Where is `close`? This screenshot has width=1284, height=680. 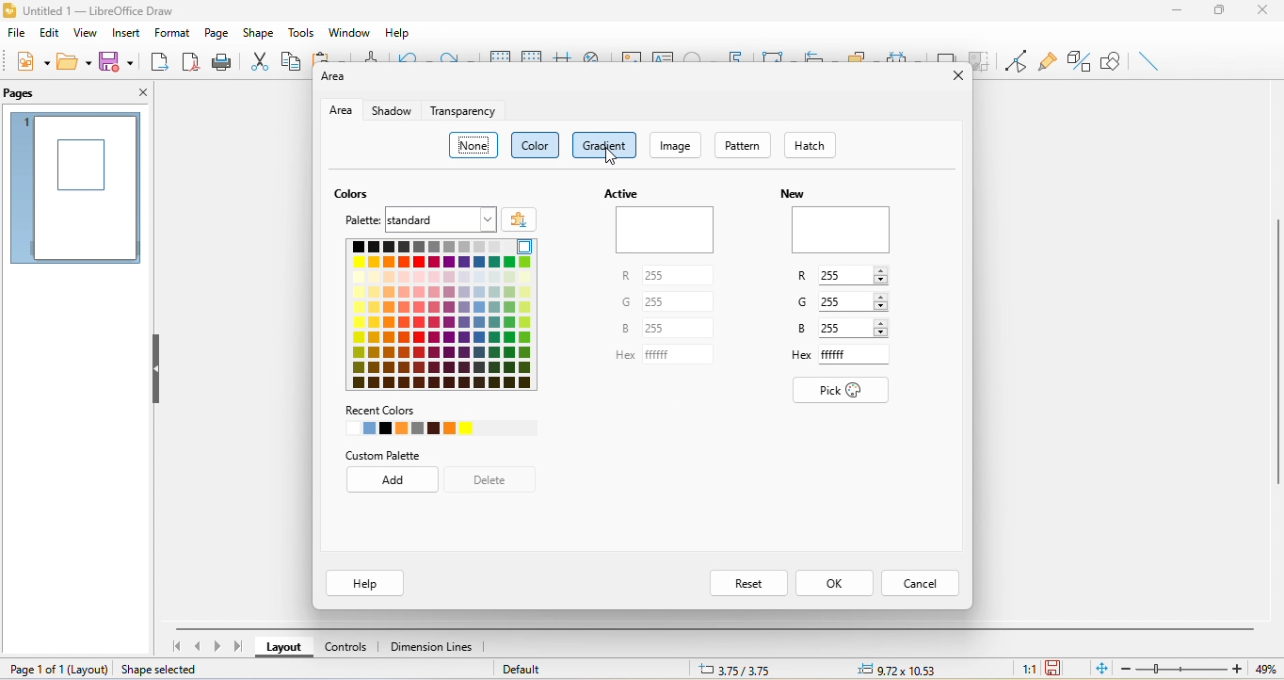 close is located at coordinates (1263, 15).